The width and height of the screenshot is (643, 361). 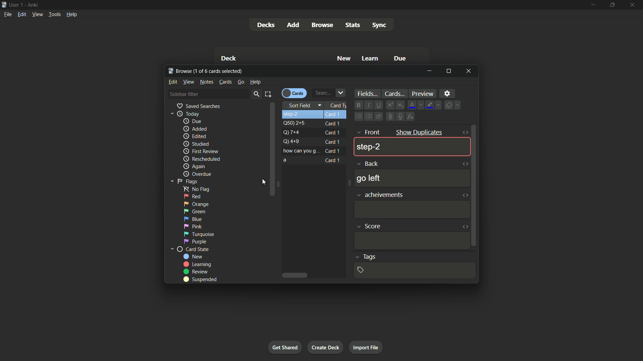 I want to click on Font color, so click(x=416, y=105).